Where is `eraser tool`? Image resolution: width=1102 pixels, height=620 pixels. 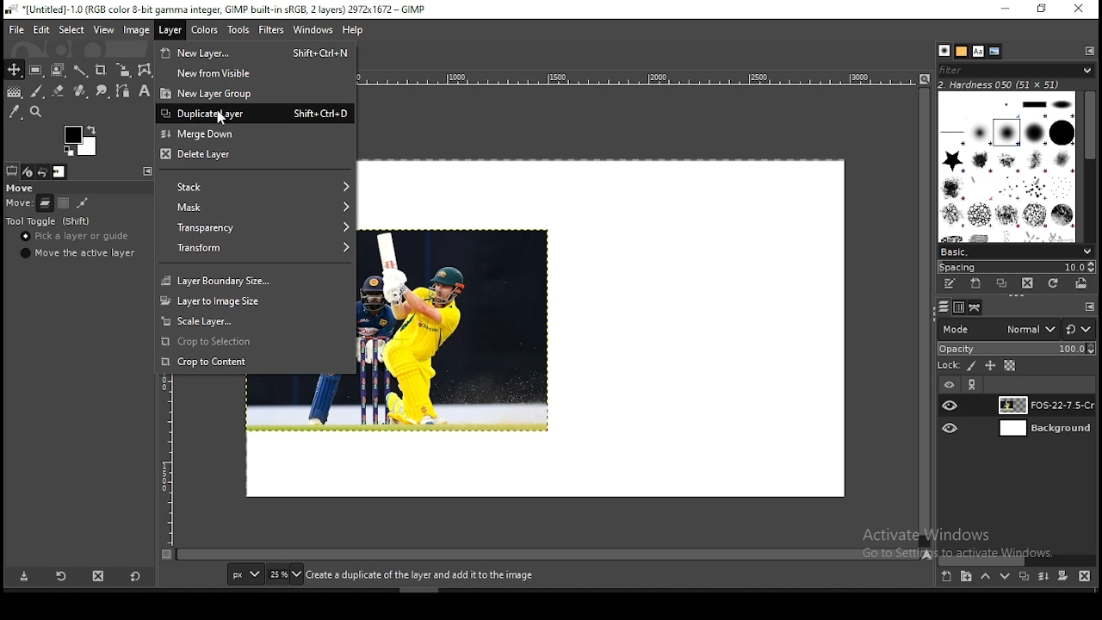
eraser tool is located at coordinates (54, 91).